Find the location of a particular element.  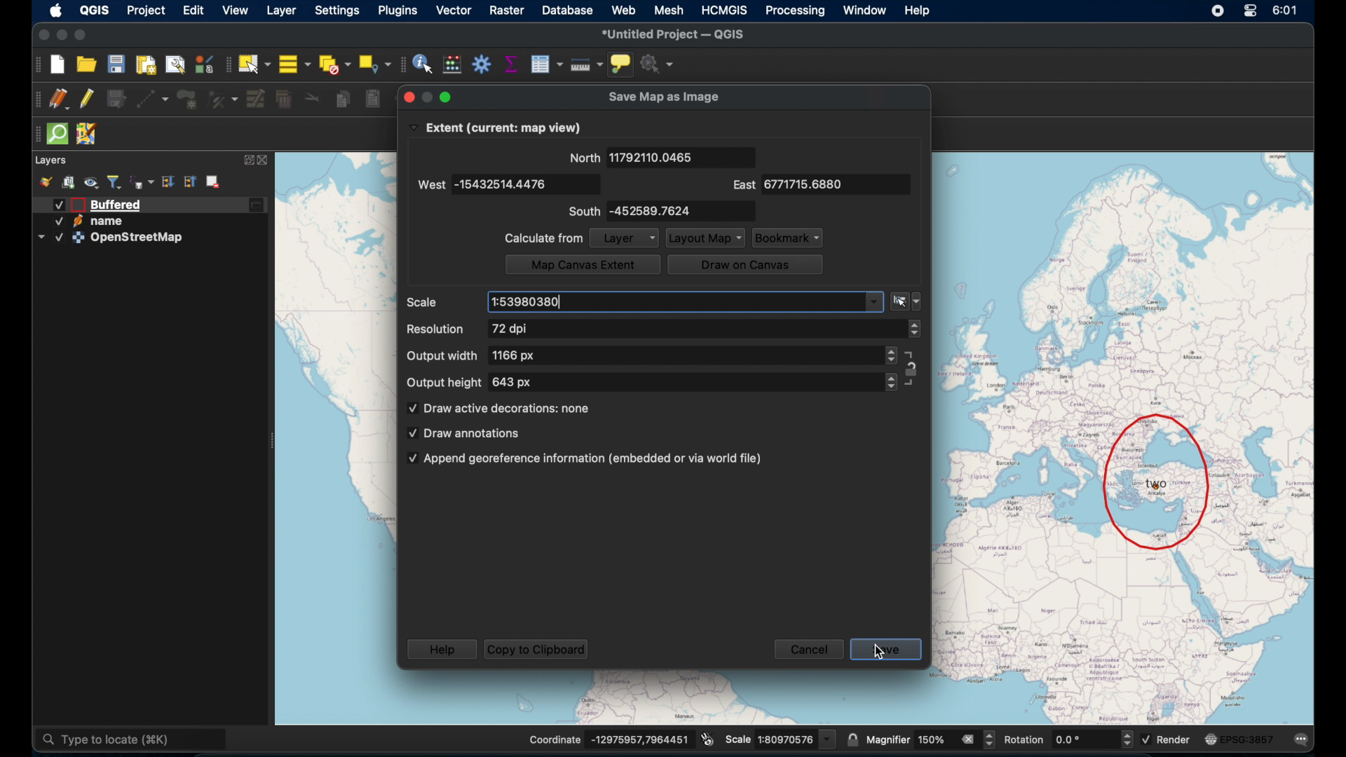

resolution is located at coordinates (434, 329).